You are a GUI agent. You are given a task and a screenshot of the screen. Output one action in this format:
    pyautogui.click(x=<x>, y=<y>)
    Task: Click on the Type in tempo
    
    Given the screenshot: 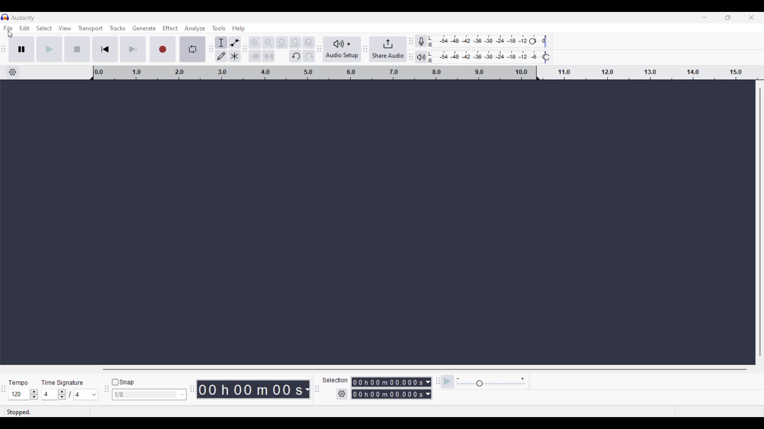 What is the action you would take?
    pyautogui.click(x=19, y=395)
    